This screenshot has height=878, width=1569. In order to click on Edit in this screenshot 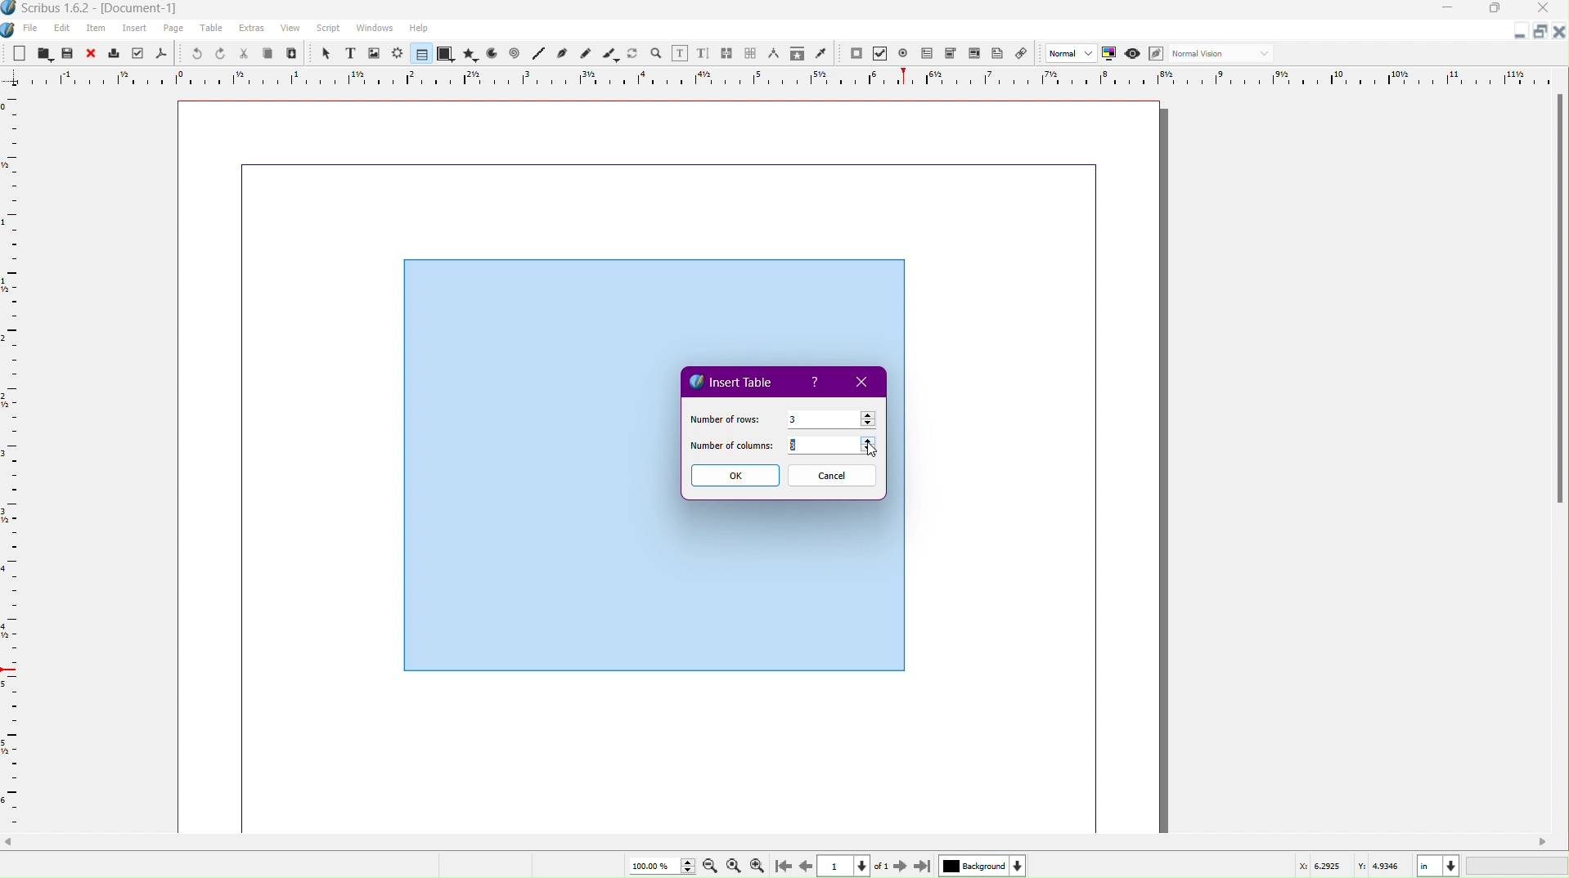, I will do `click(61, 28)`.